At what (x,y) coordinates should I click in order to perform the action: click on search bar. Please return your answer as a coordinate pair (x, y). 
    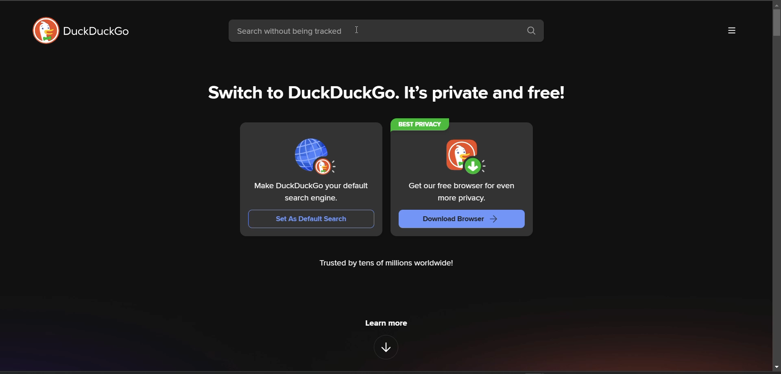
    Looking at the image, I should click on (374, 30).